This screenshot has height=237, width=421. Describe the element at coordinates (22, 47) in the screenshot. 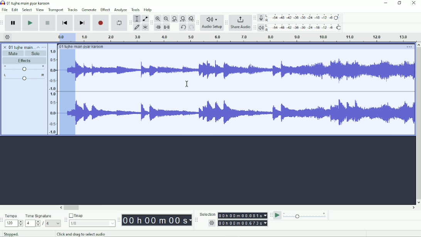

I see `01 tujhe main` at that location.